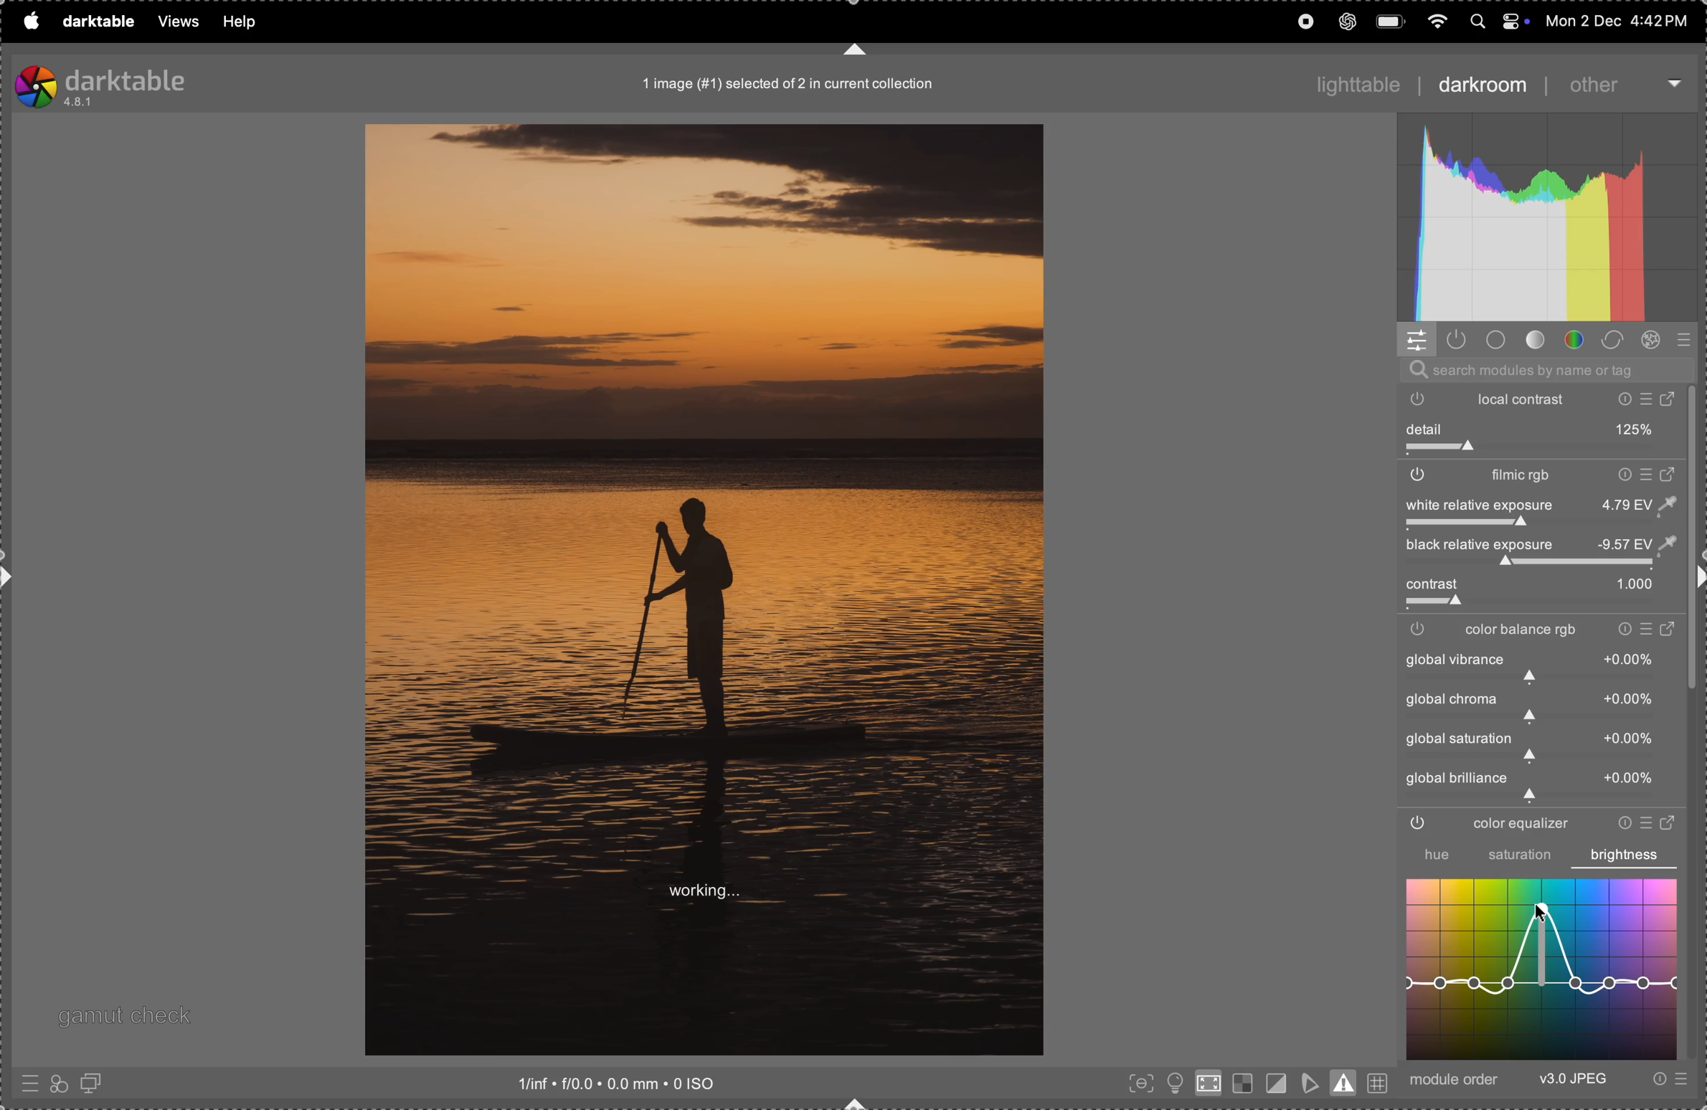  I want to click on hue, so click(1428, 855).